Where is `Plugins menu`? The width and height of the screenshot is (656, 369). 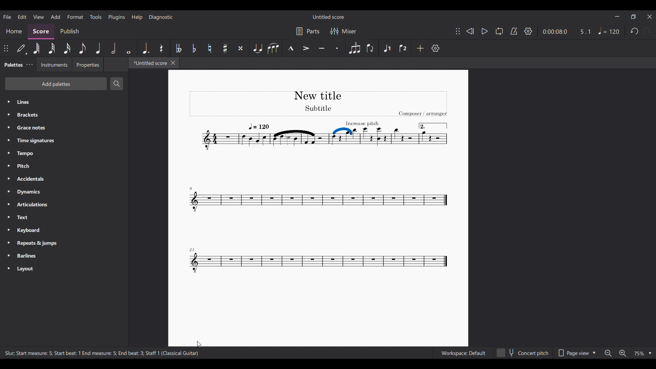
Plugins menu is located at coordinates (117, 17).